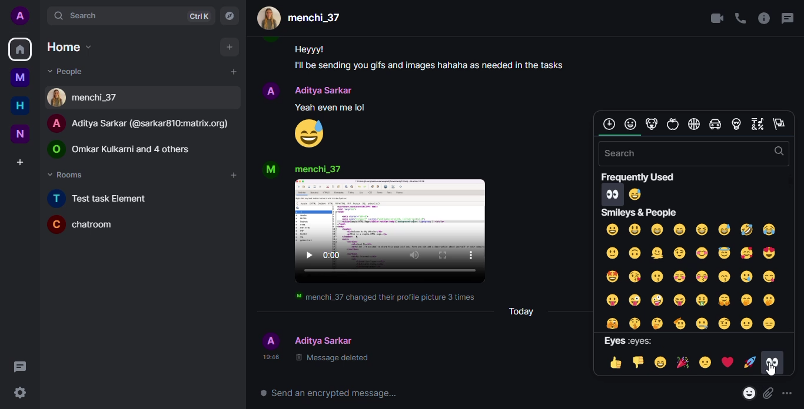 This screenshot has height=409, width=804. What do you see at coordinates (271, 87) in the screenshot?
I see `profile` at bounding box center [271, 87].